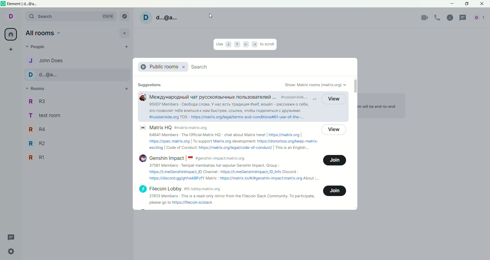 This screenshot has height=260, width=490. Describe the element at coordinates (164, 117) in the screenshot. I see `#russian:kde.org` at that location.